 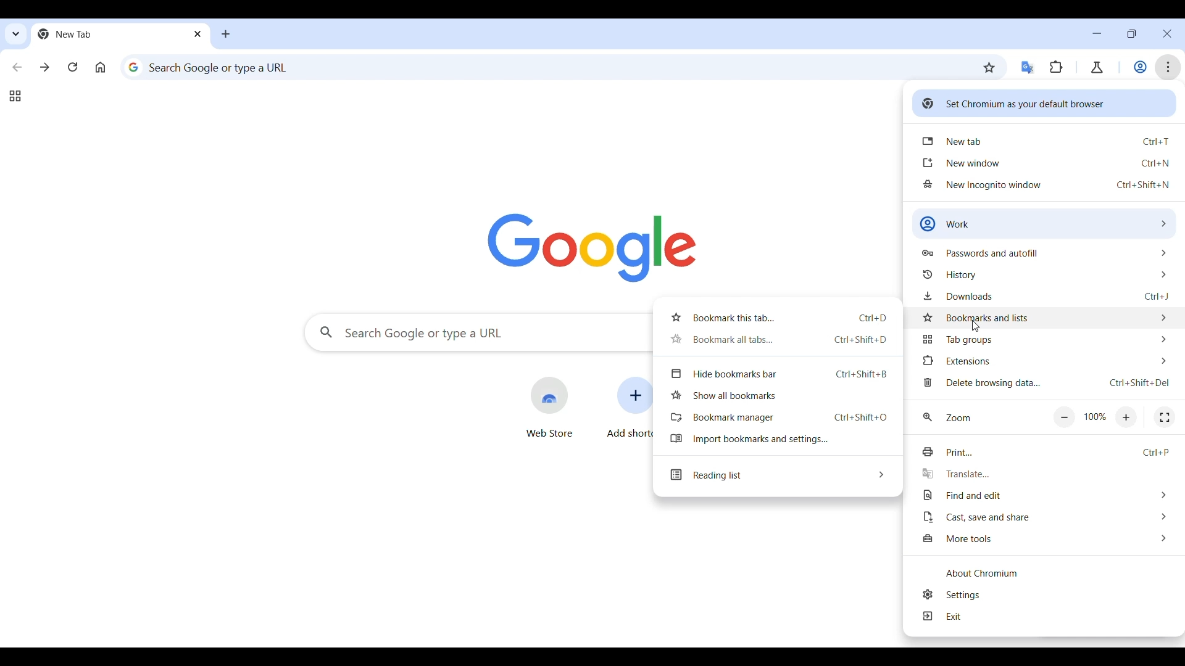 I want to click on Extensions, so click(x=1056, y=67).